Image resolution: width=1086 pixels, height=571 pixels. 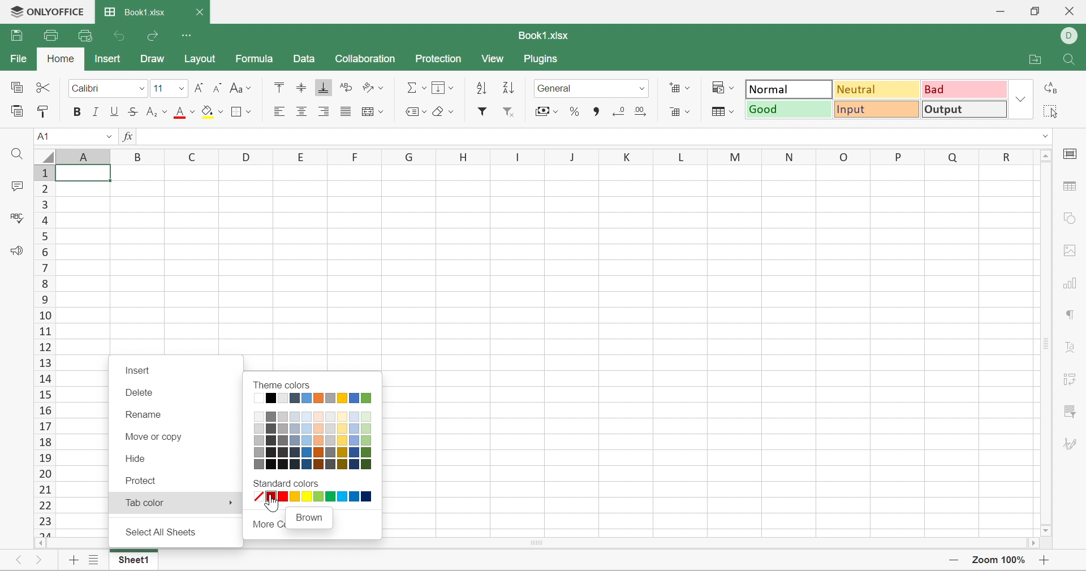 I want to click on Theme colors, so click(x=280, y=383).